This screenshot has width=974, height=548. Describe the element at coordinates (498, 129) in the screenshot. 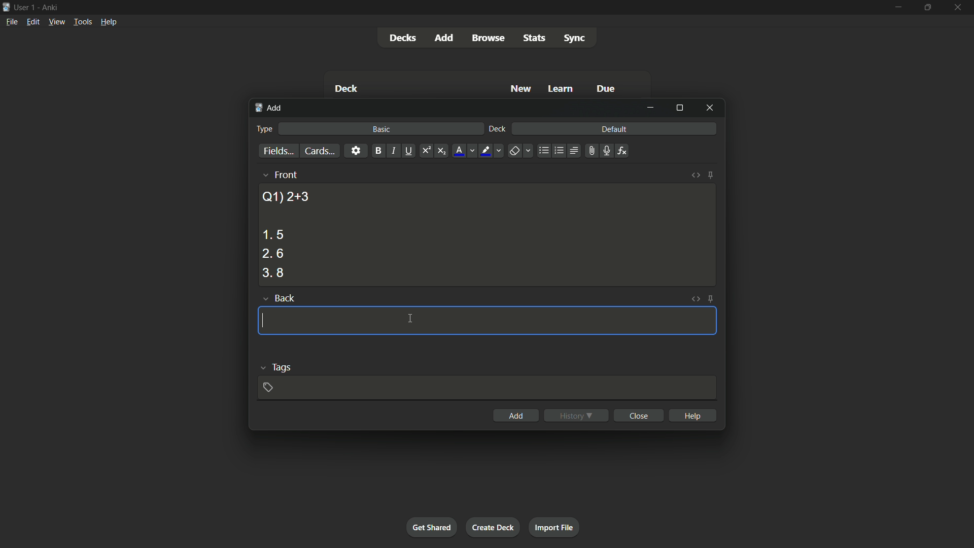

I see `deck` at that location.